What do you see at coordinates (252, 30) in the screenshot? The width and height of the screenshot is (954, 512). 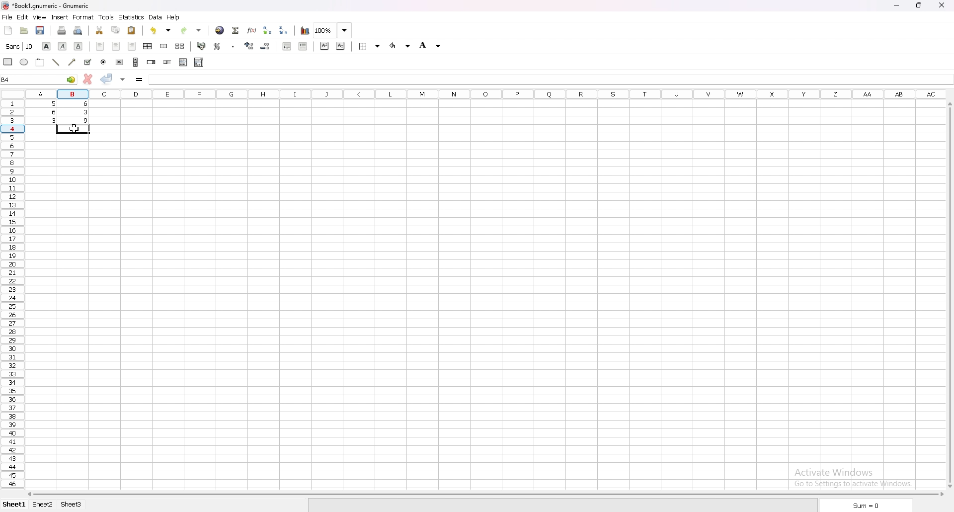 I see `function` at bounding box center [252, 30].